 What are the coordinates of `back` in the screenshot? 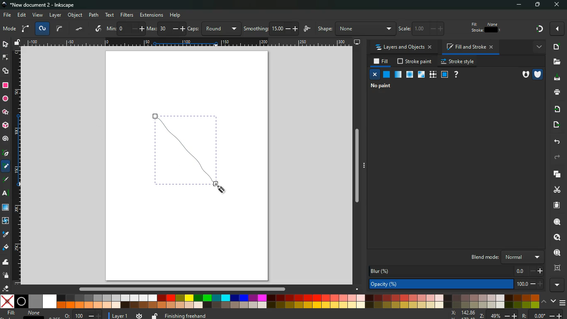 It's located at (556, 142).